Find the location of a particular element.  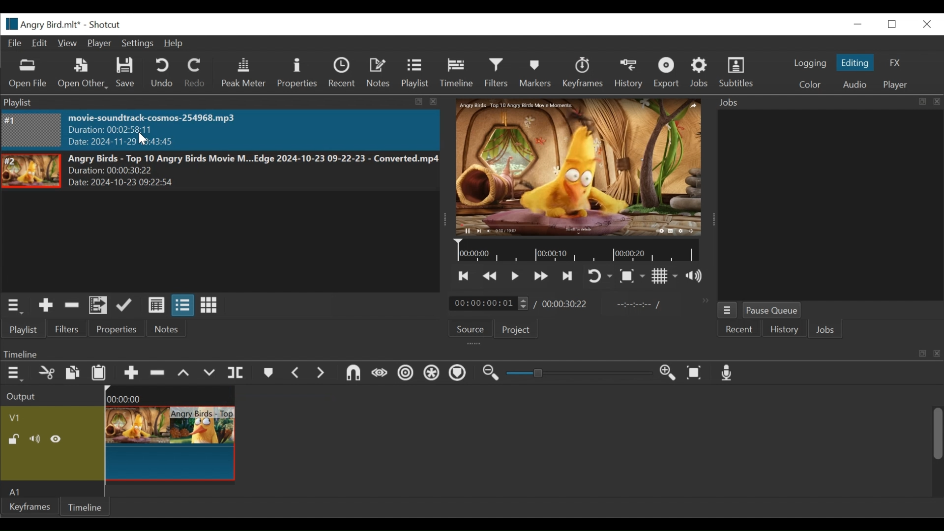

(un)lock is located at coordinates (14, 439).